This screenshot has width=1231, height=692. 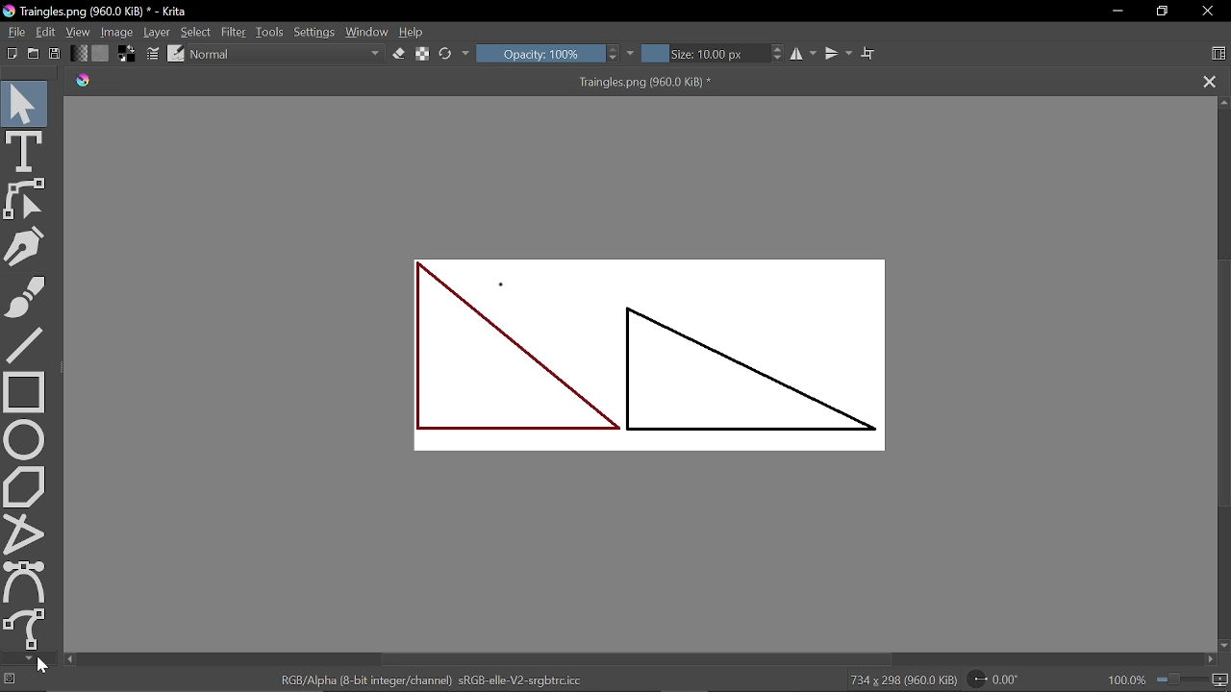 What do you see at coordinates (36, 53) in the screenshot?
I see `Open document` at bounding box center [36, 53].